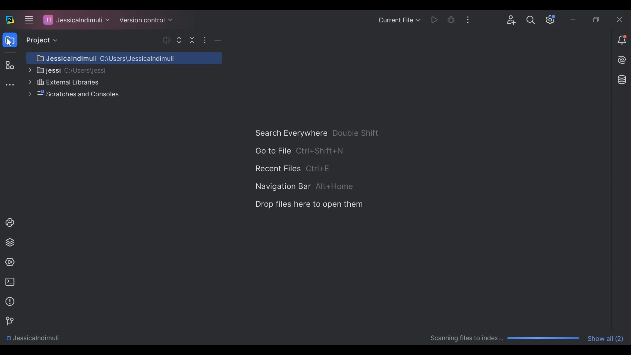  Describe the element at coordinates (292, 169) in the screenshot. I see `Recent File` at that location.